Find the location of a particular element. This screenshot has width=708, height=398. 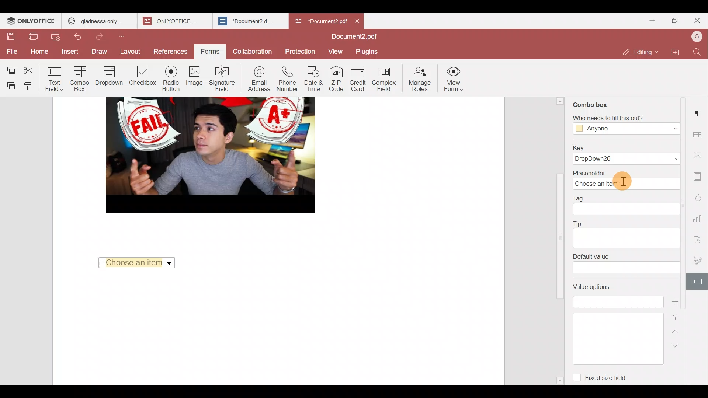

View is located at coordinates (336, 51).